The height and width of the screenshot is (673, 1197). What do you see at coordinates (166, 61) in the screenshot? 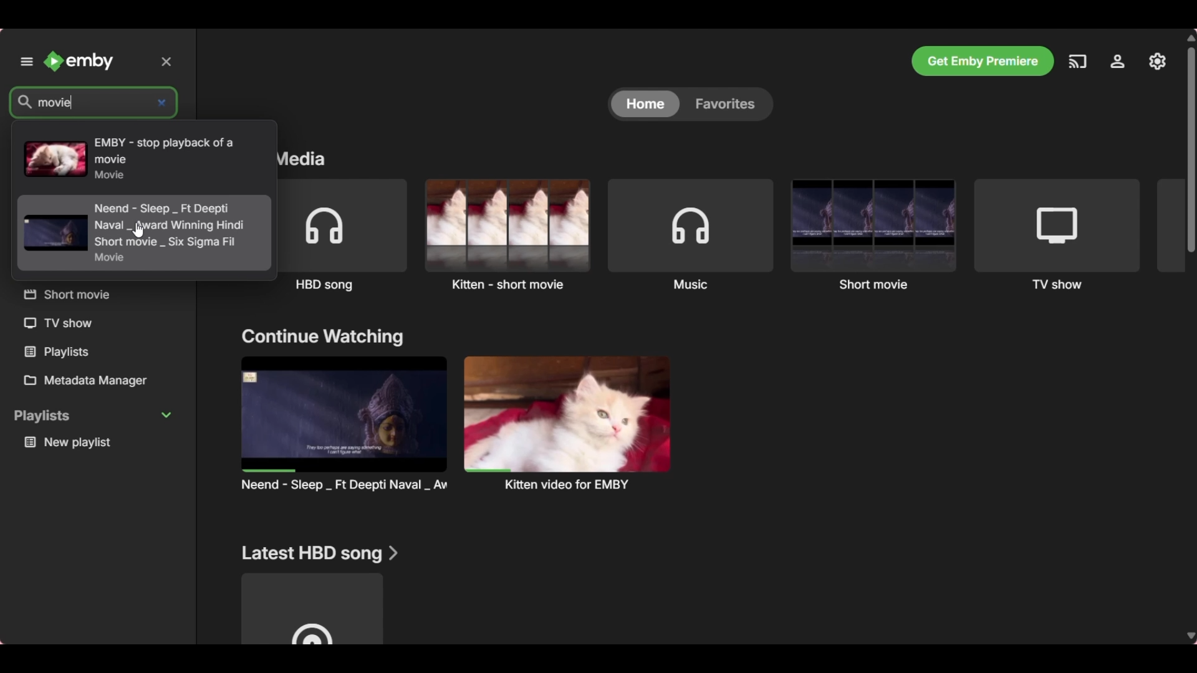
I see `Delete inputs` at bounding box center [166, 61].